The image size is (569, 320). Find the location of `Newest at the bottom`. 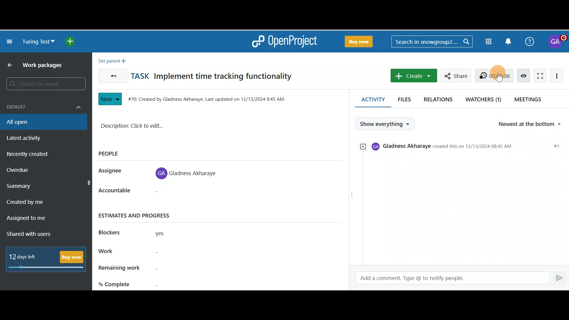

Newest at the bottom is located at coordinates (533, 124).